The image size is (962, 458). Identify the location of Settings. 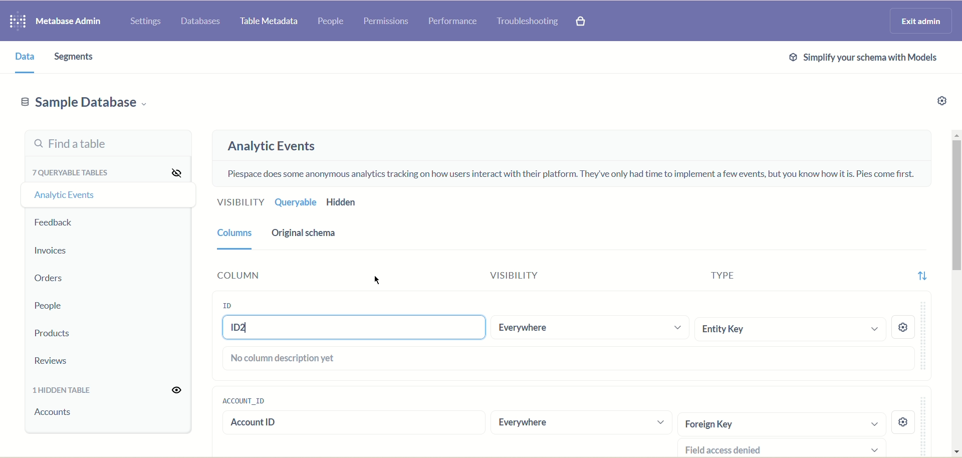
(944, 99).